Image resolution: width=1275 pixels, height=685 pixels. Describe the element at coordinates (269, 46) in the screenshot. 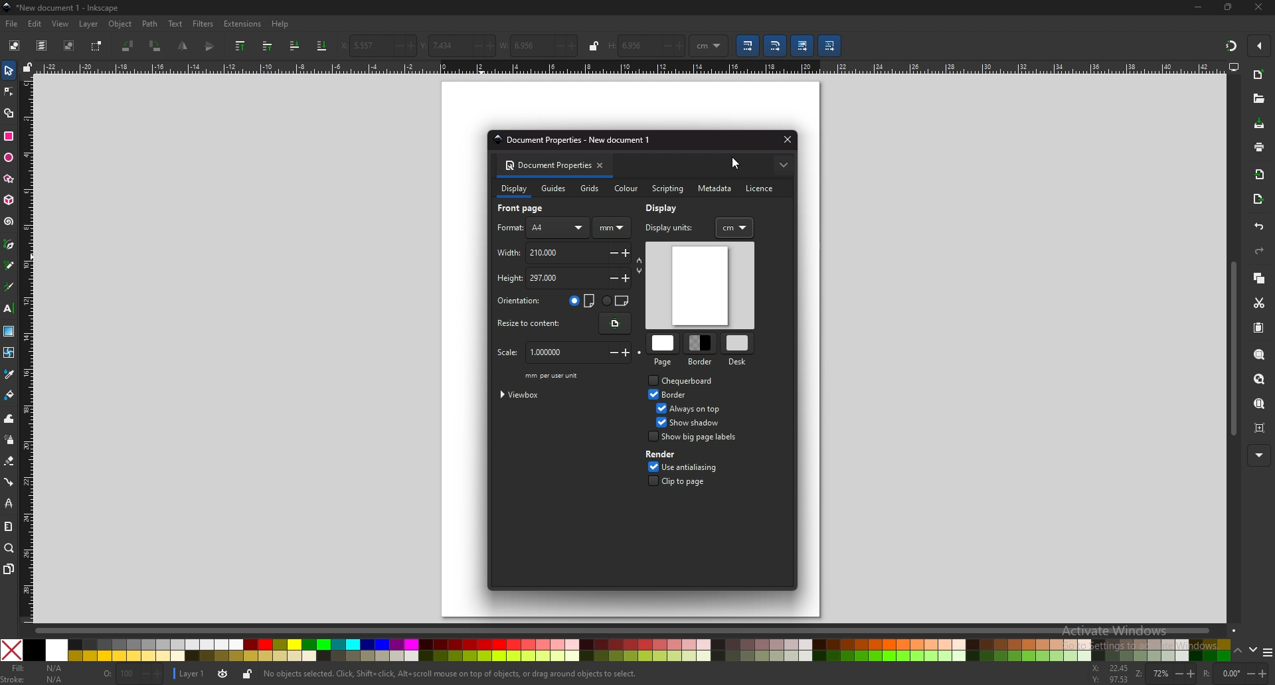

I see `raise selection one step` at that location.